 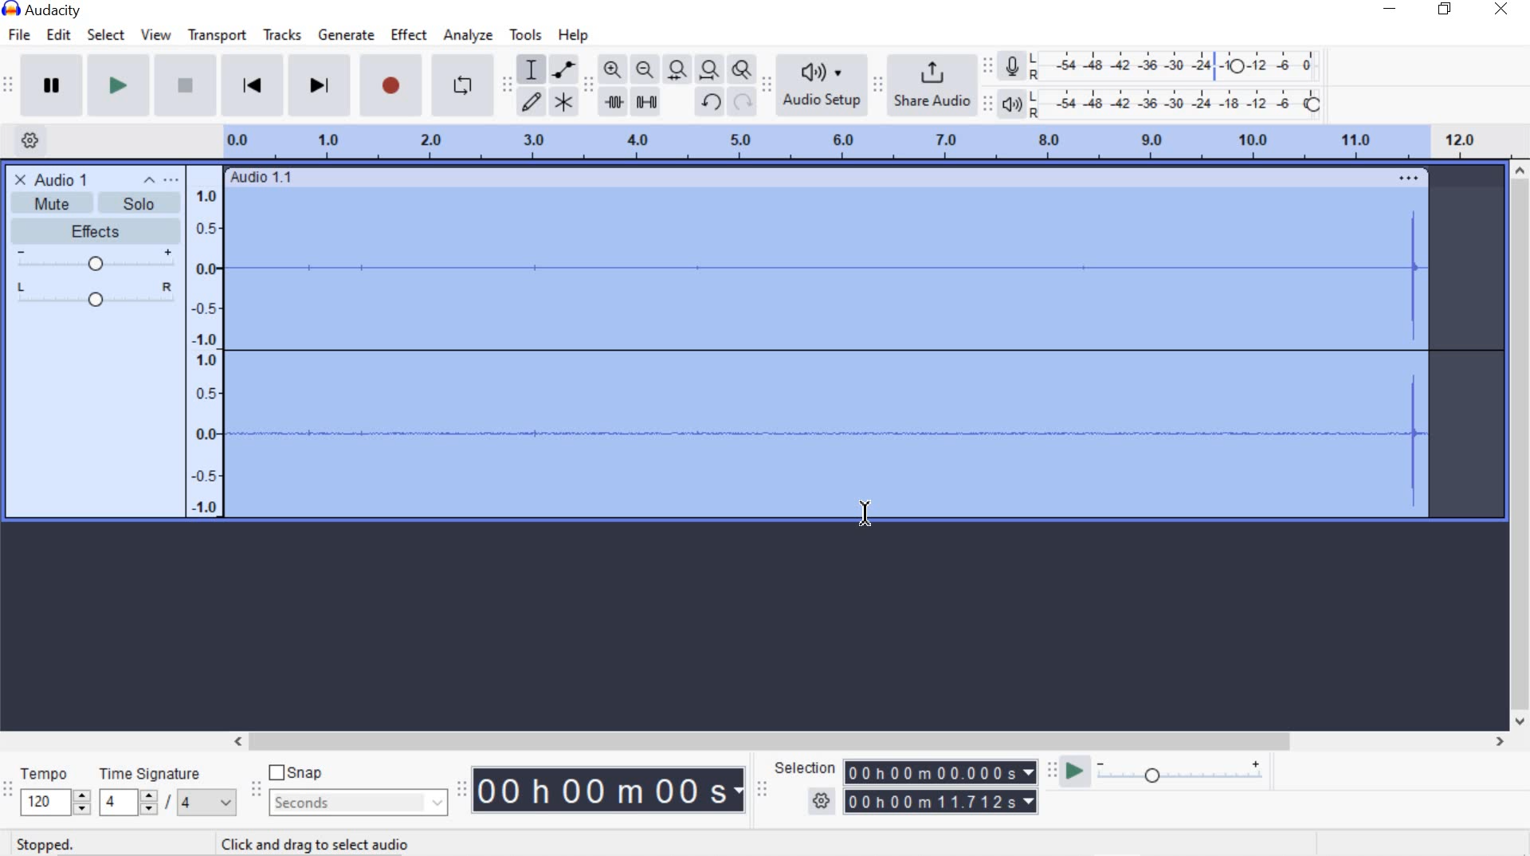 I want to click on Snapping Toolbar, so click(x=258, y=791).